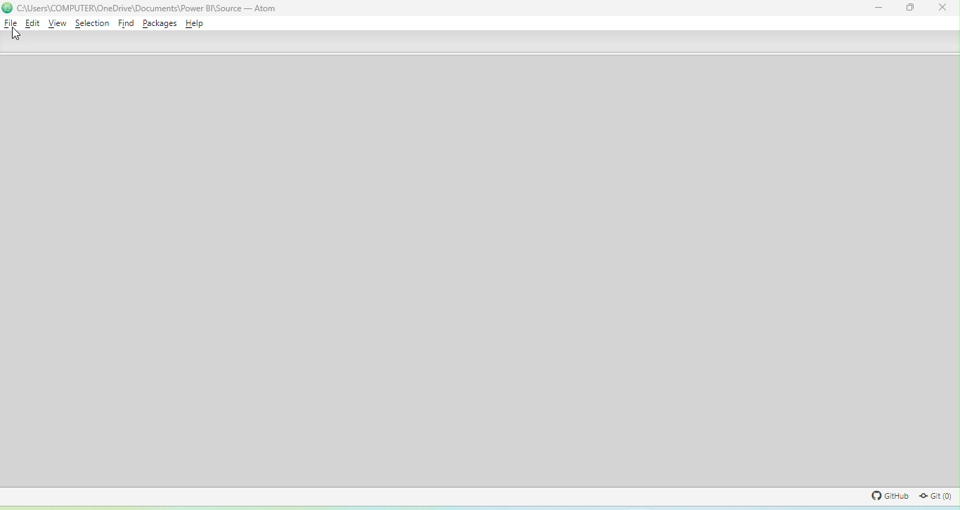 This screenshot has width=960, height=510. What do you see at coordinates (909, 8) in the screenshot?
I see `maximize or restore` at bounding box center [909, 8].